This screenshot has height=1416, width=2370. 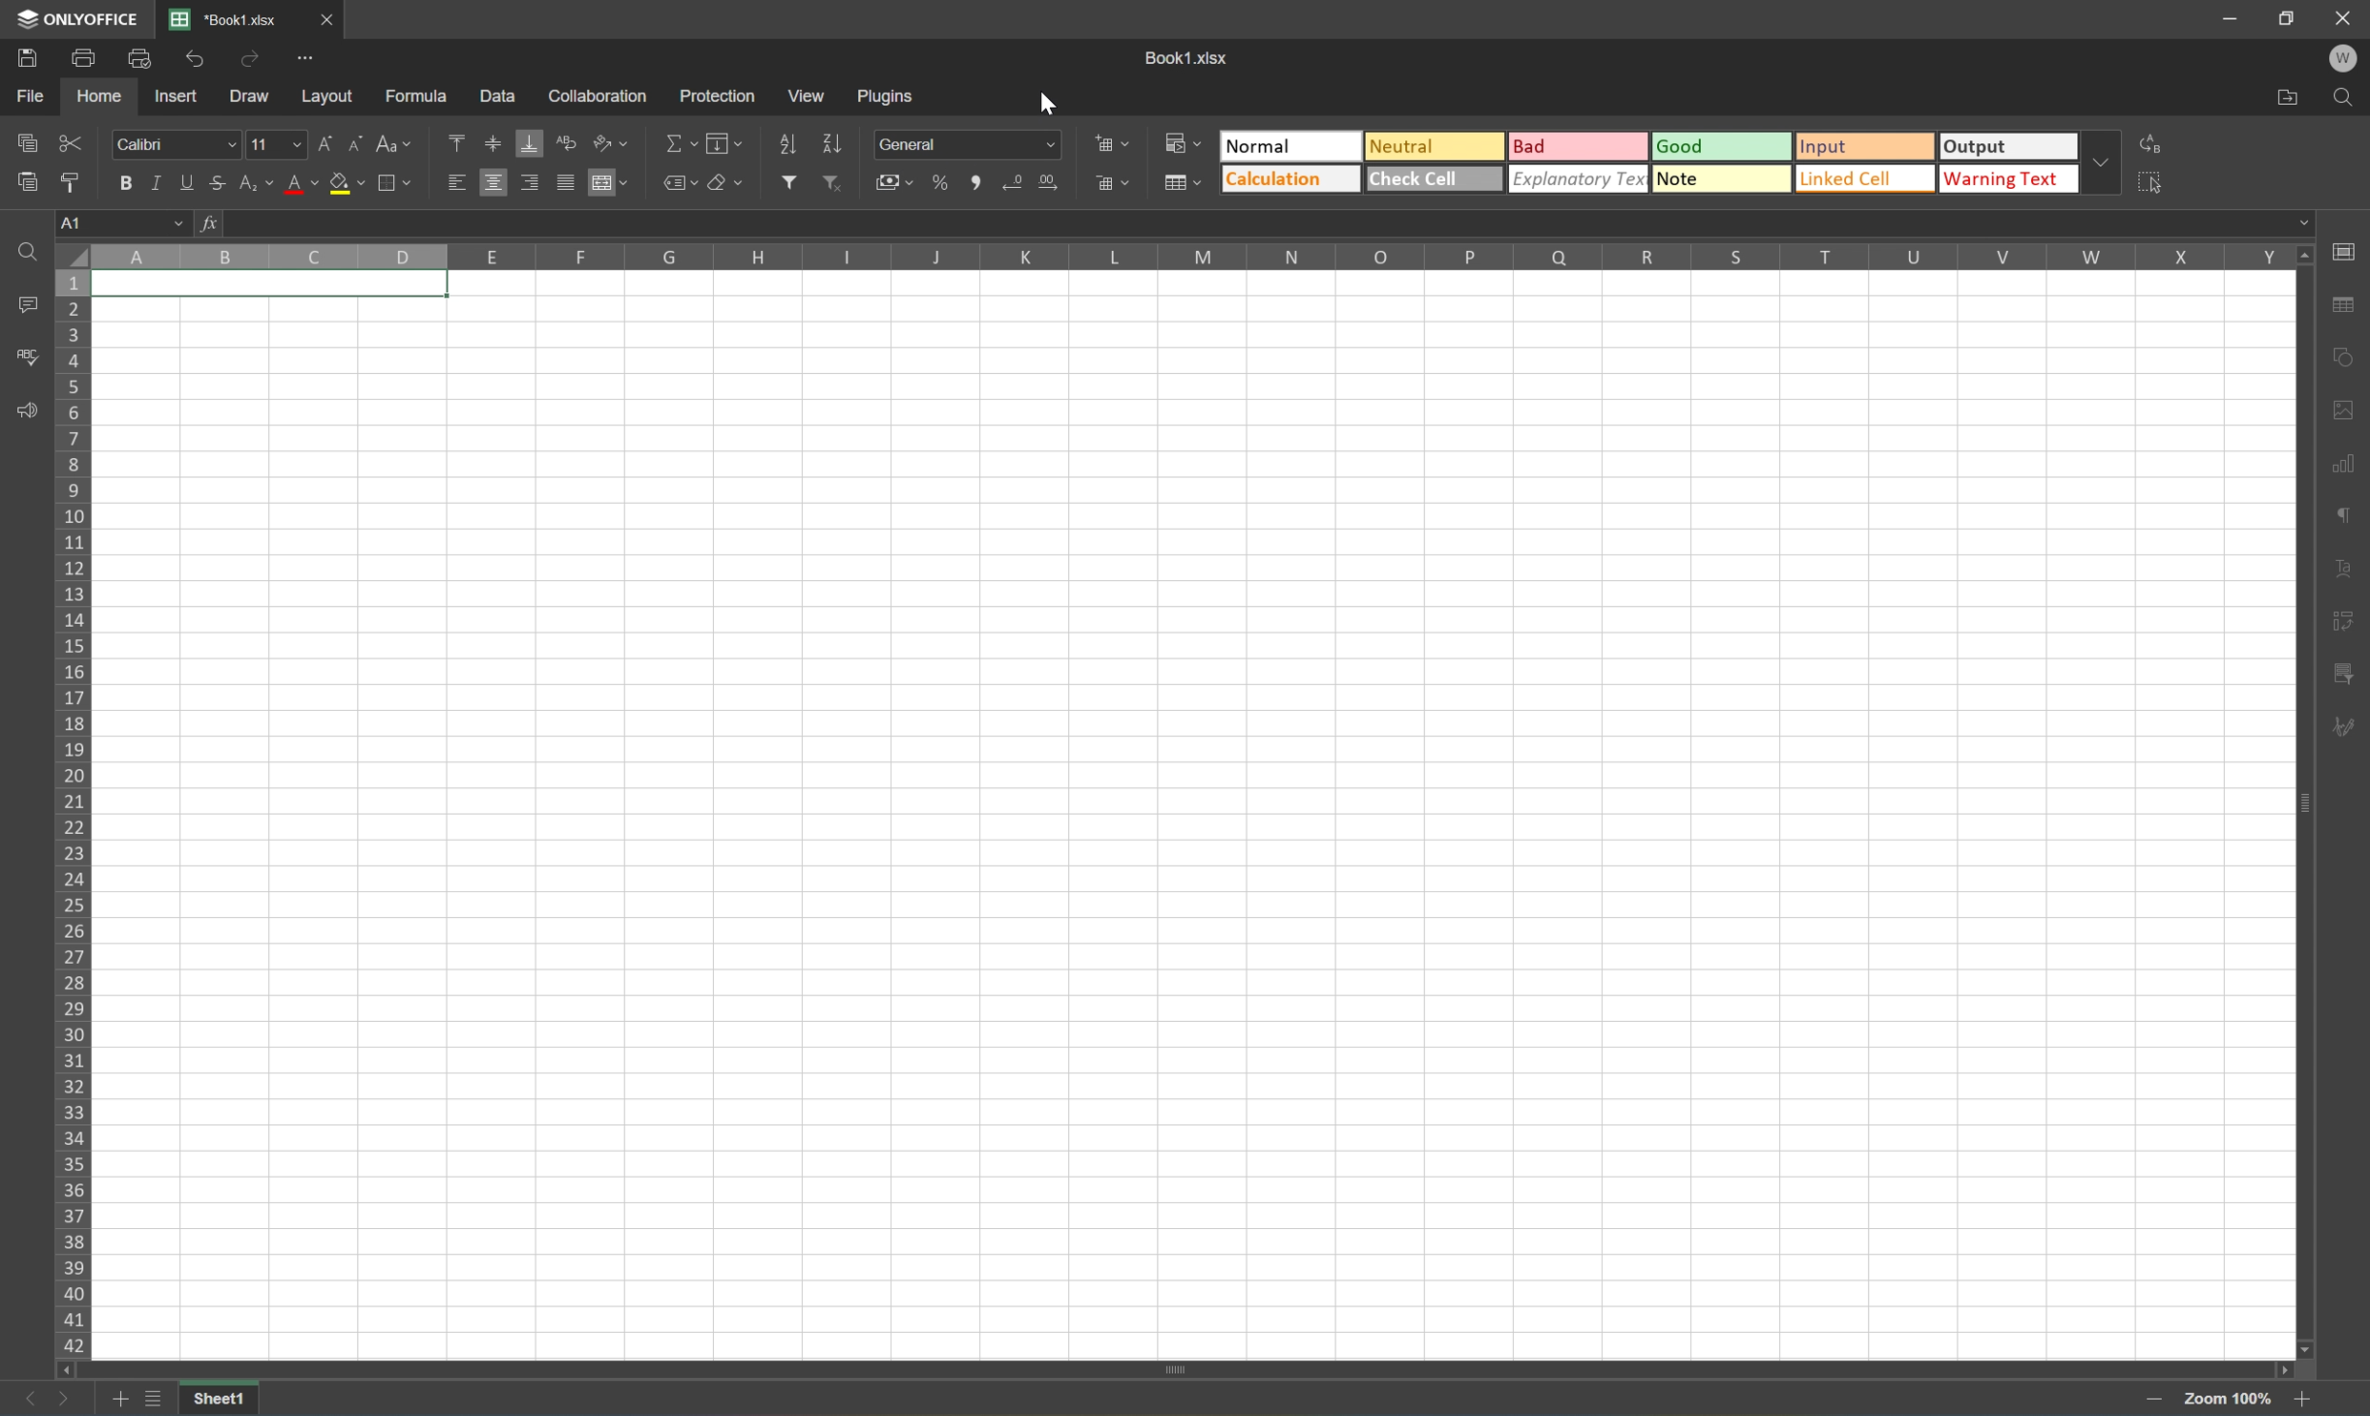 What do you see at coordinates (71, 142) in the screenshot?
I see `Cut` at bounding box center [71, 142].